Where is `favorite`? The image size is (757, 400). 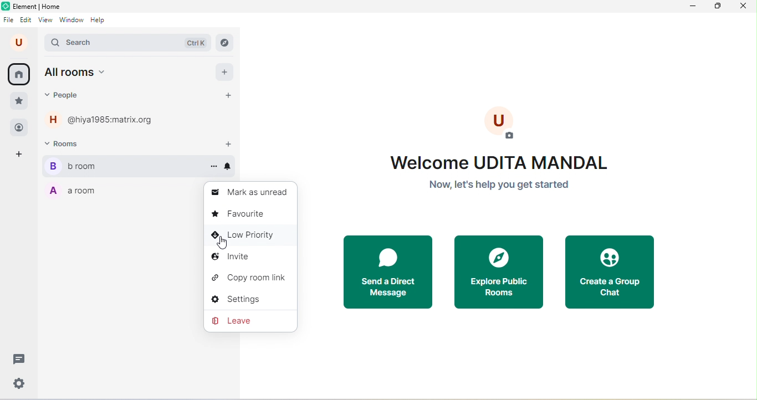 favorite is located at coordinates (21, 103).